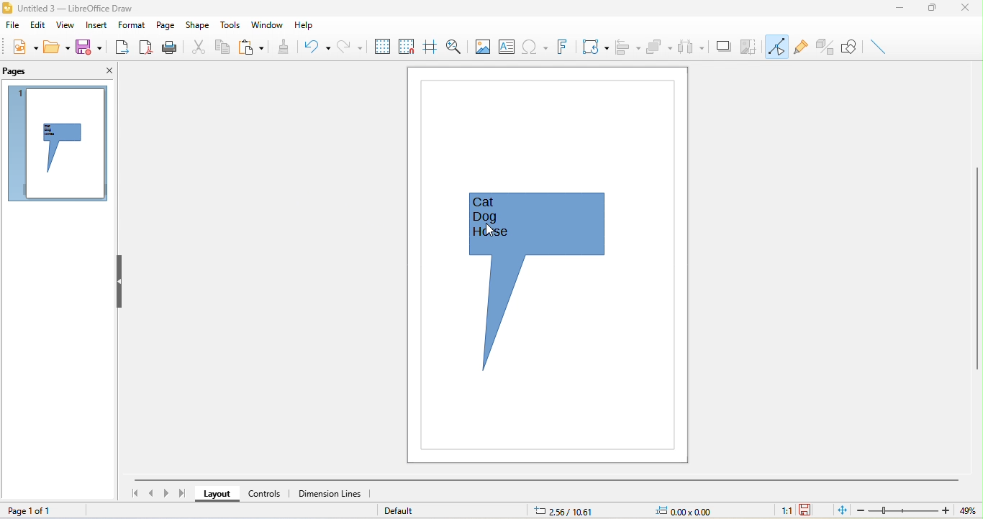 This screenshot has width=983, height=519. I want to click on minimize, so click(900, 9).